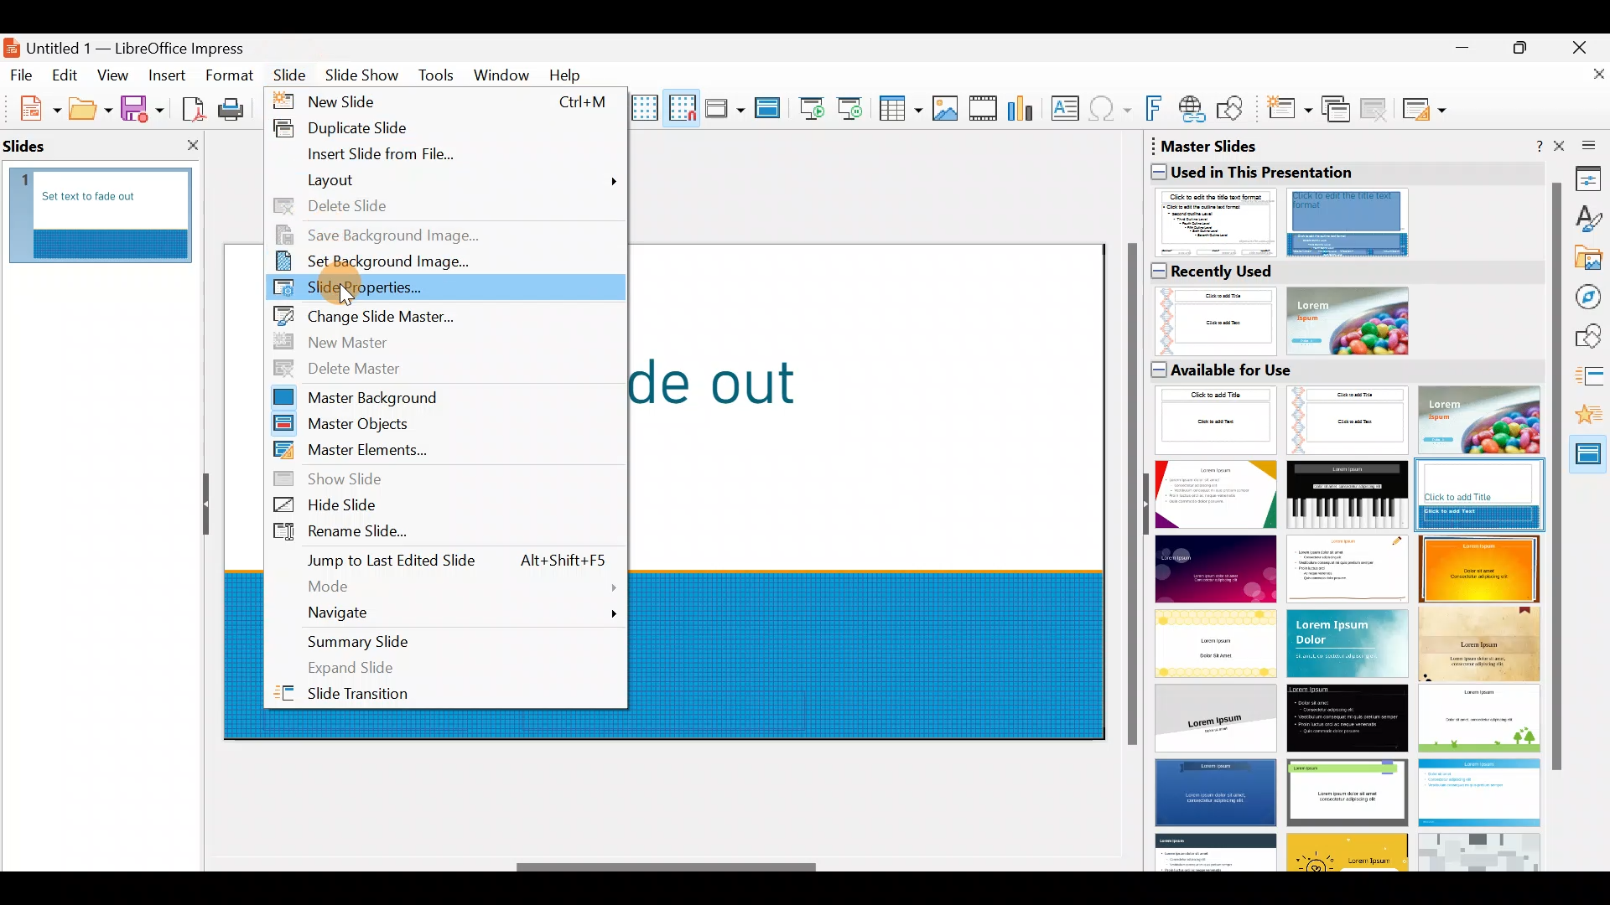 The height and width of the screenshot is (905, 1610). I want to click on Format, so click(228, 75).